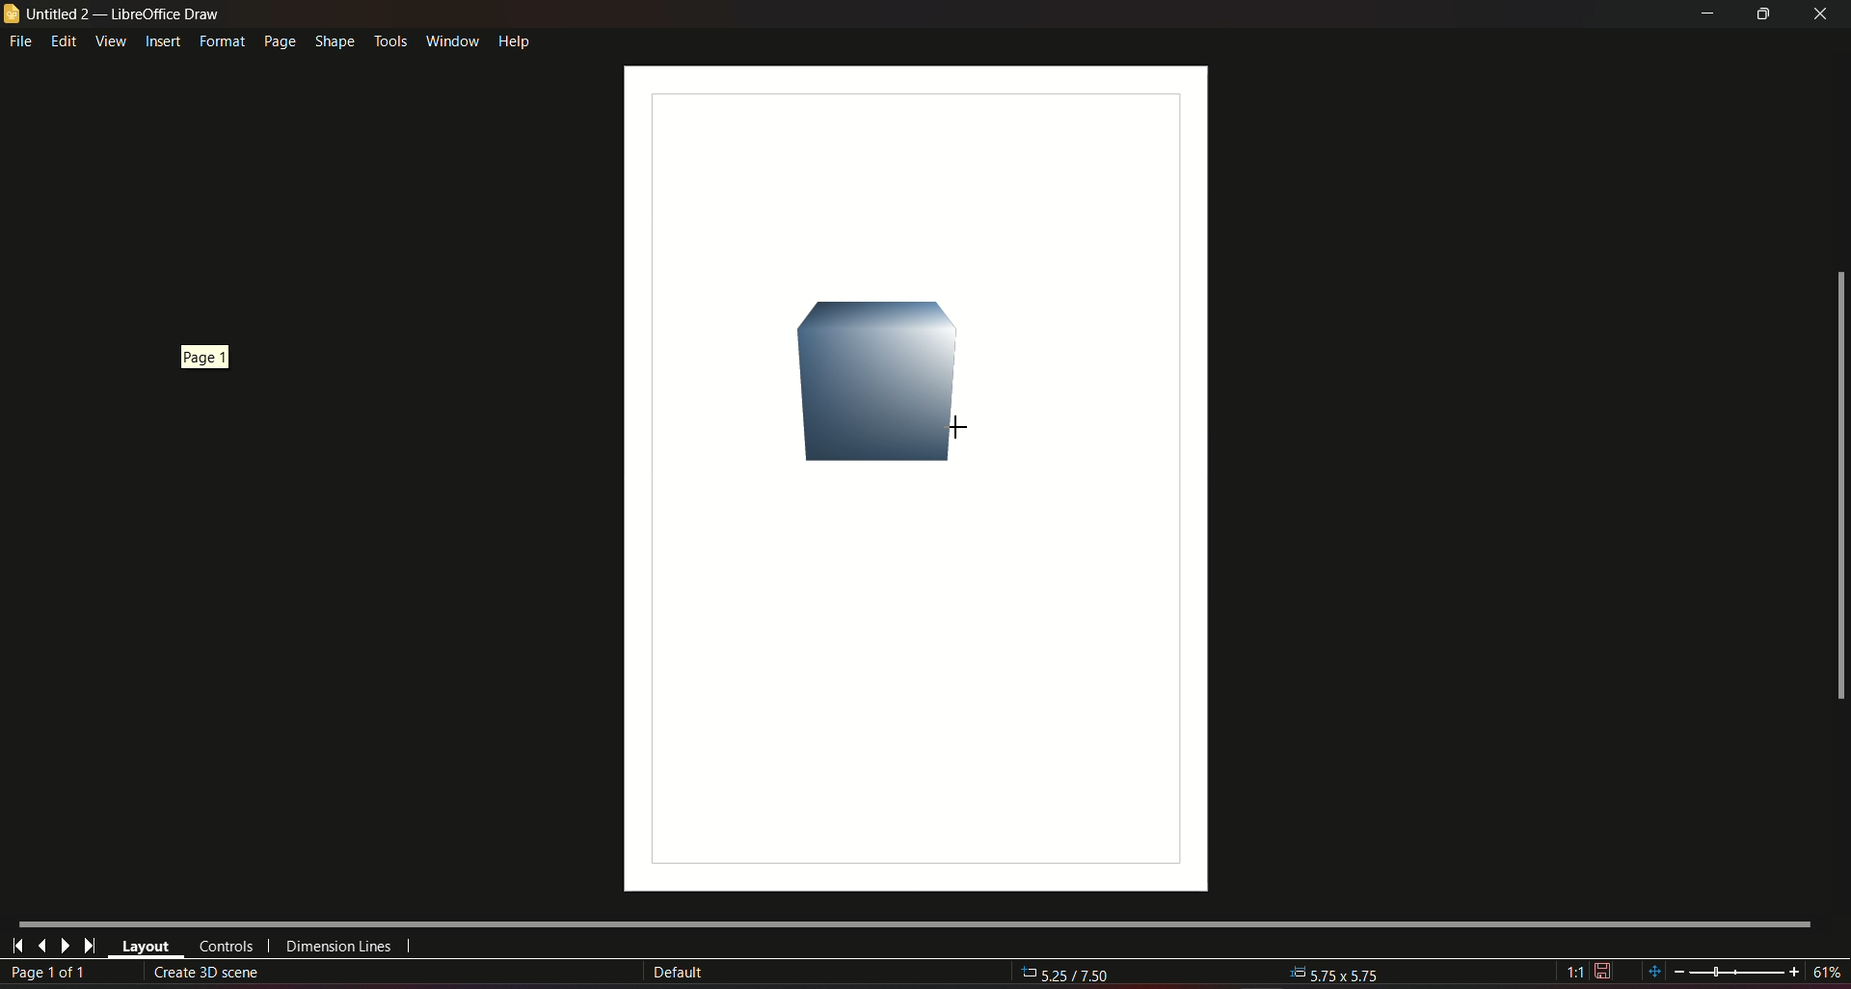 The height and width of the screenshot is (989, 1851). Describe the element at coordinates (1589, 972) in the screenshot. I see `1:1` at that location.